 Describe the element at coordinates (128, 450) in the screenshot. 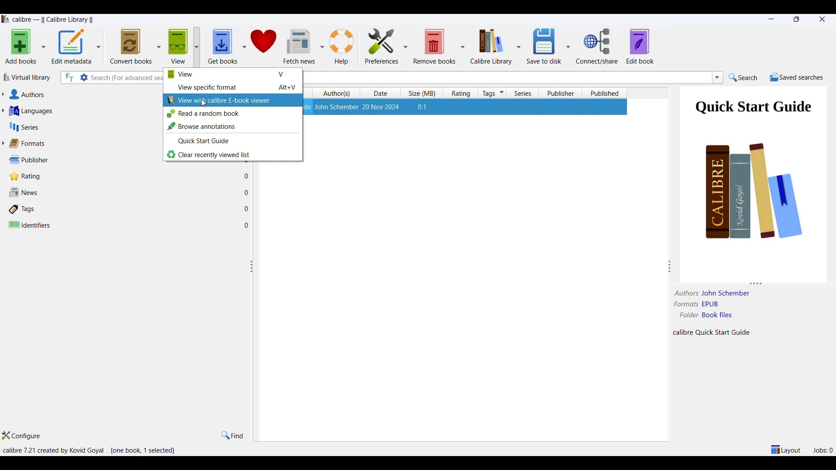

I see `total books` at that location.